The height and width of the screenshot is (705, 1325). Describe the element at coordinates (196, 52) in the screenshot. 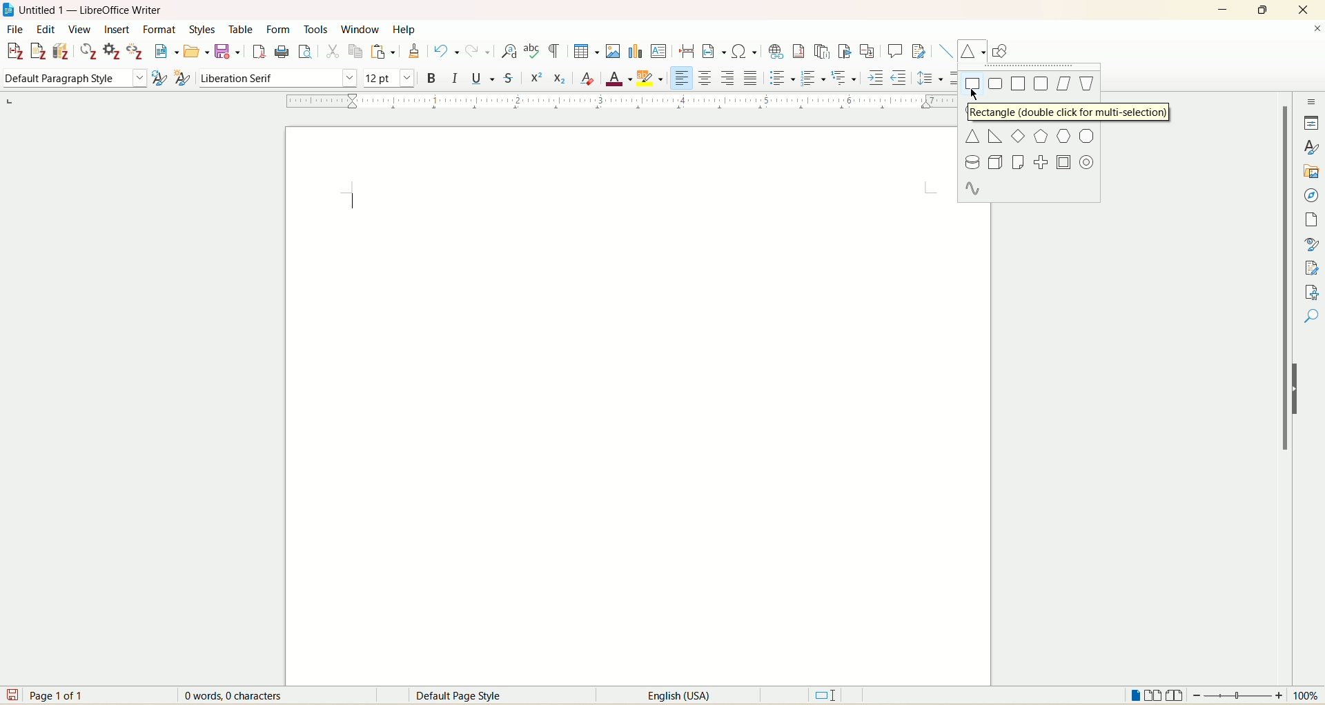

I see `open` at that location.